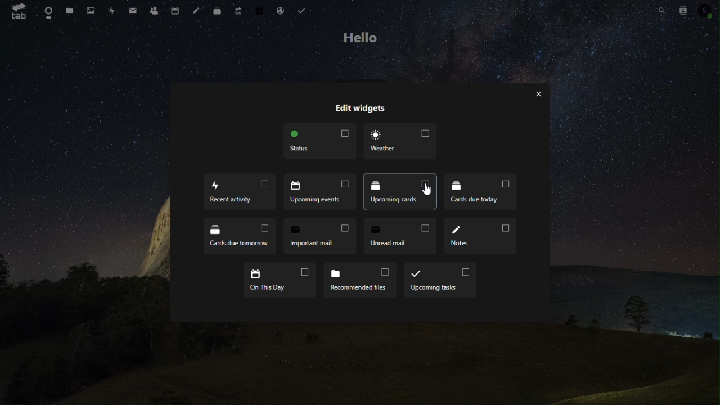  What do you see at coordinates (280, 280) in the screenshot?
I see `On this day` at bounding box center [280, 280].